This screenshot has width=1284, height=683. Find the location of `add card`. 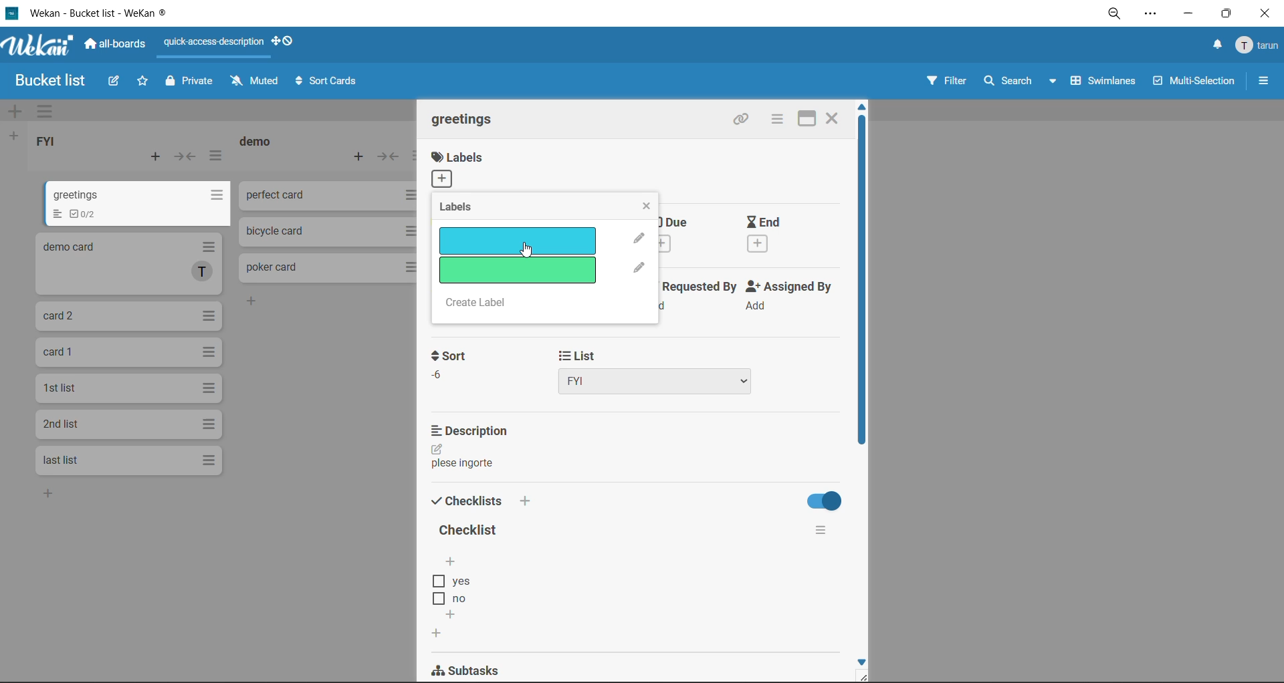

add card is located at coordinates (152, 155).